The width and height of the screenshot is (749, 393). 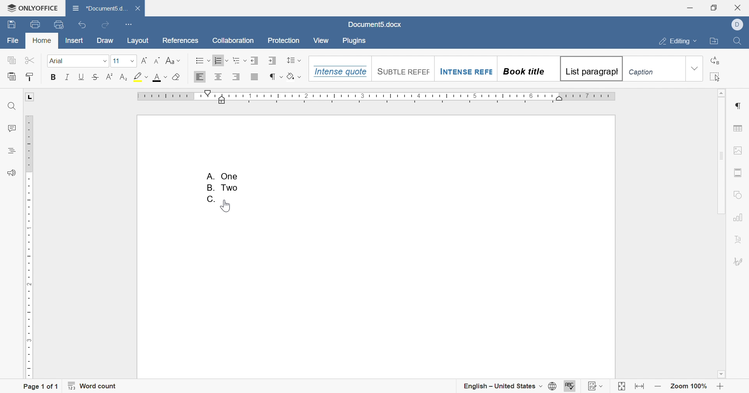 What do you see at coordinates (590, 69) in the screenshot?
I see `List paragrapgh` at bounding box center [590, 69].